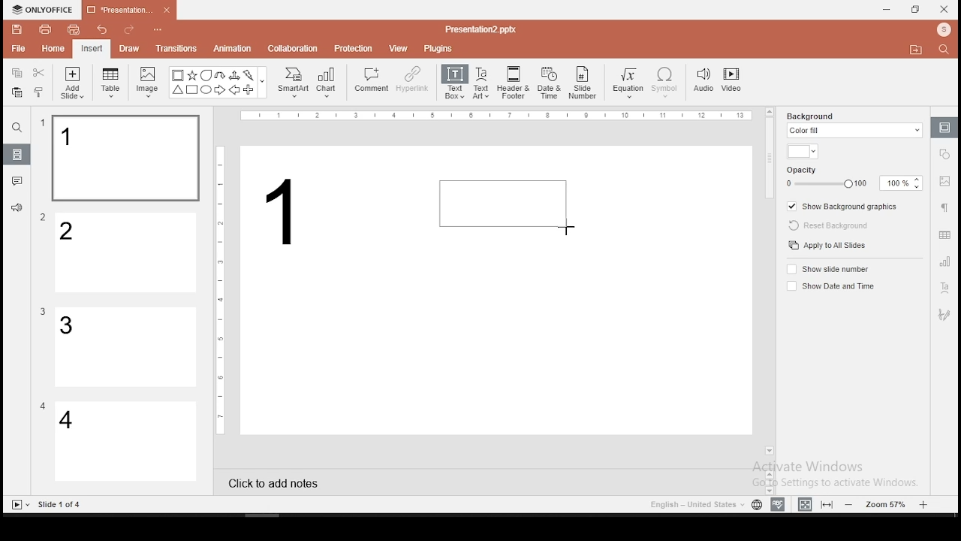 The width and height of the screenshot is (961, 541). I want to click on , so click(221, 289).